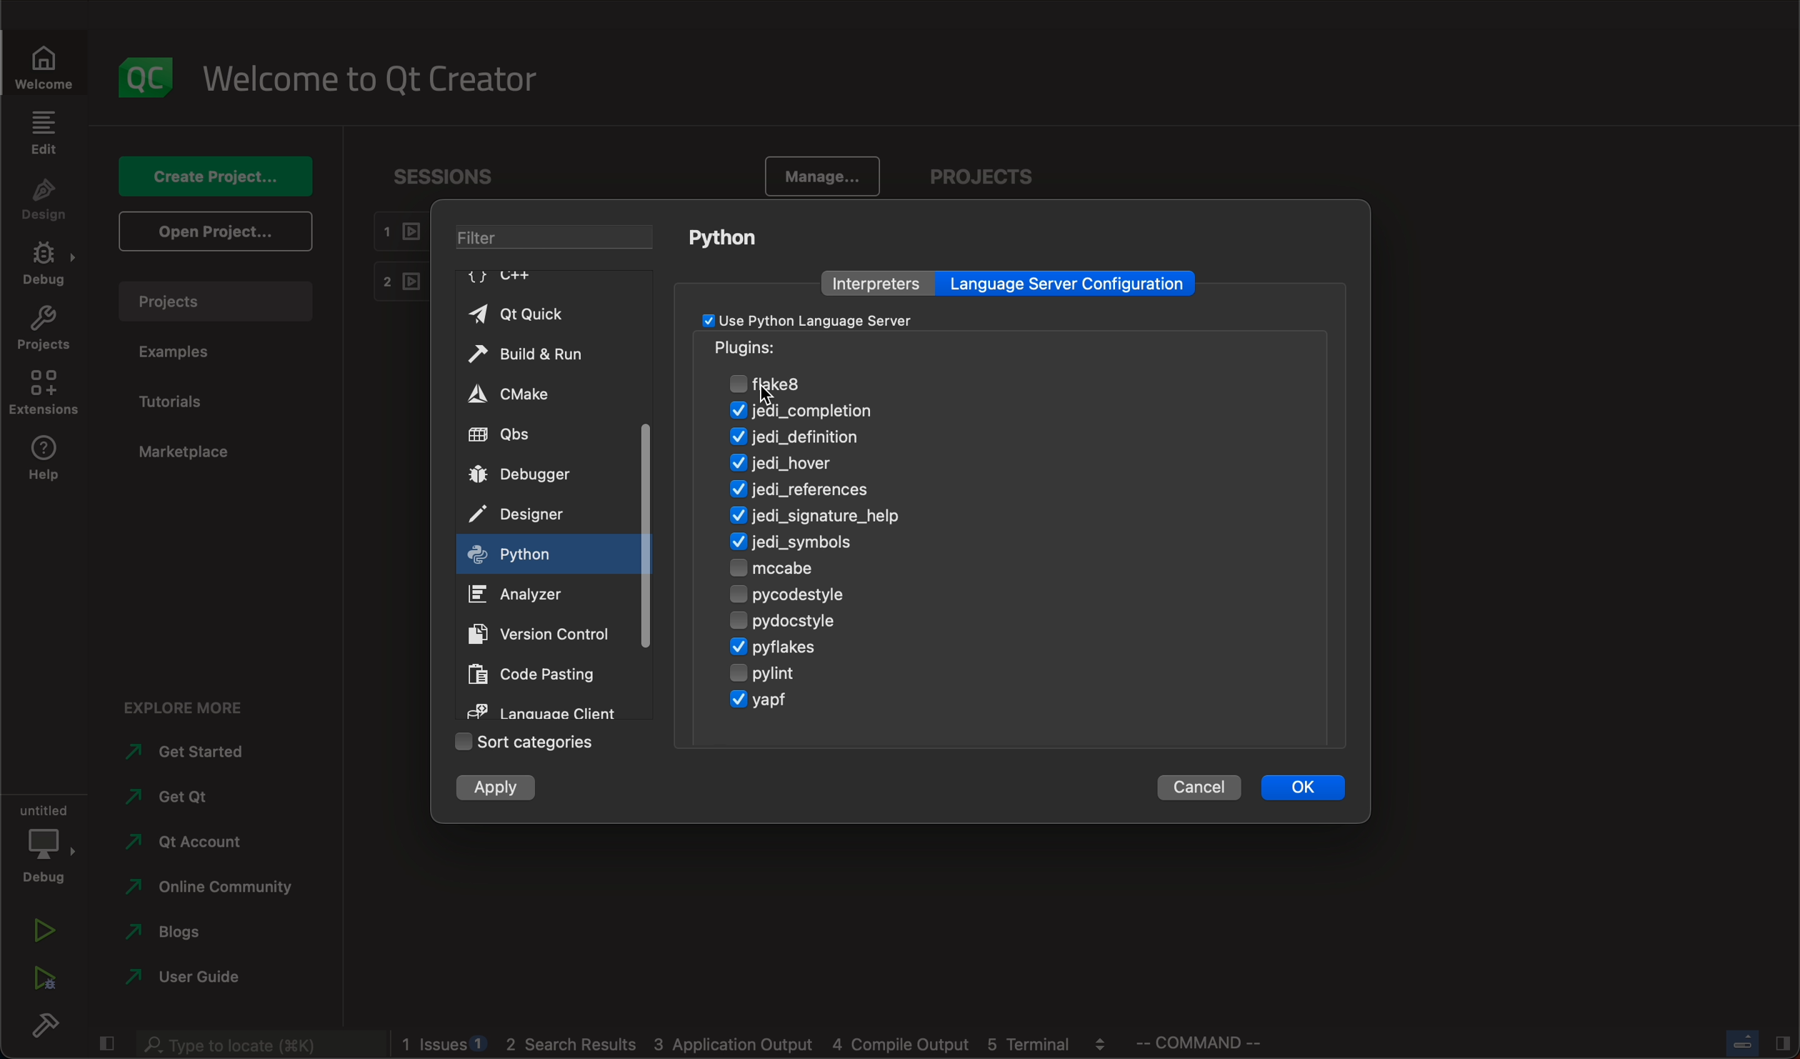  What do you see at coordinates (745, 349) in the screenshot?
I see `pugins` at bounding box center [745, 349].